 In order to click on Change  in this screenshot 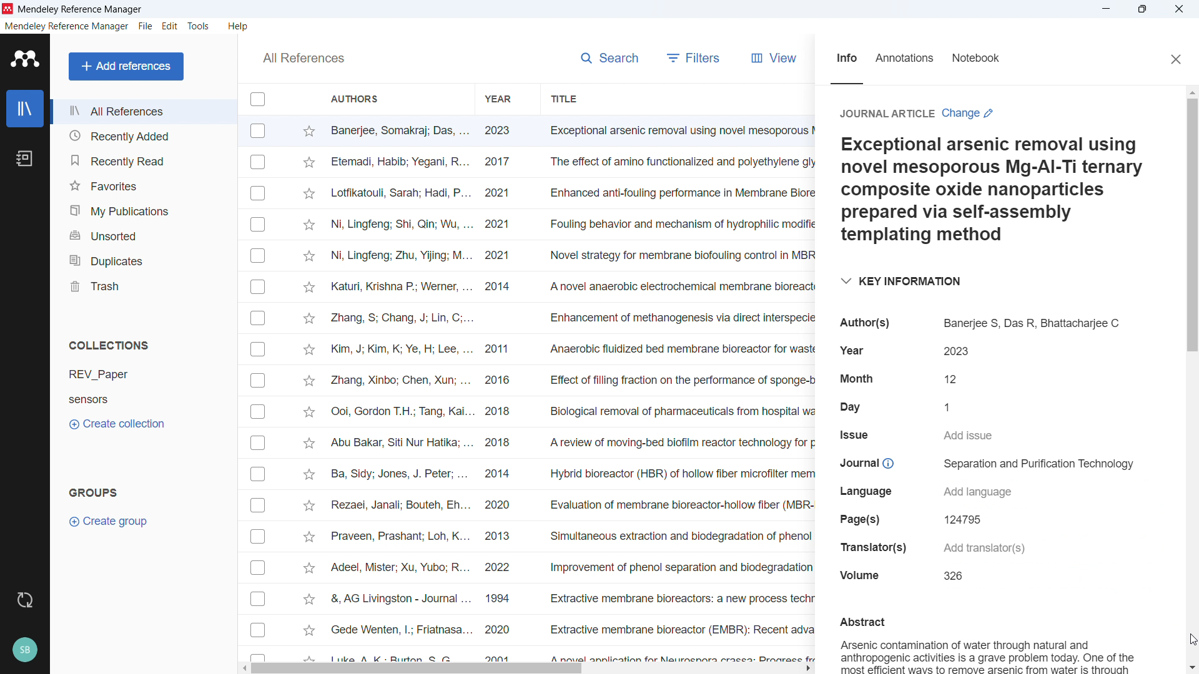, I will do `click(969, 114)`.